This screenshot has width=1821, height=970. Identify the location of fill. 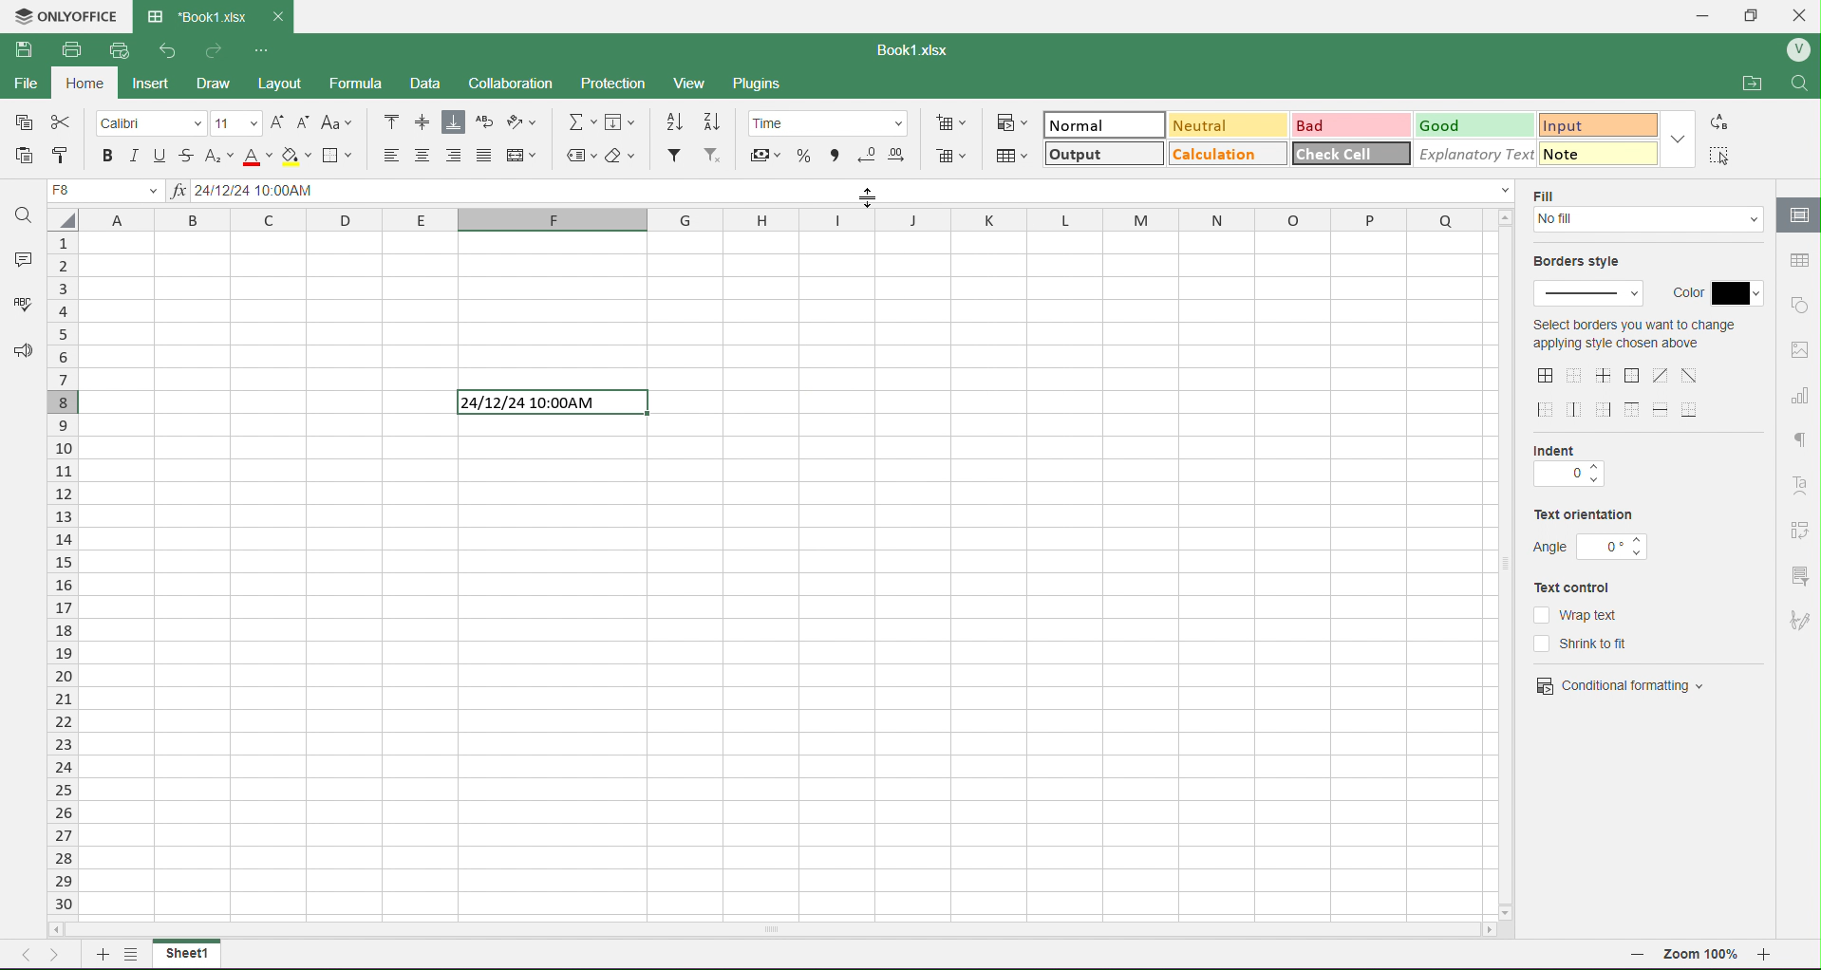
(1550, 195).